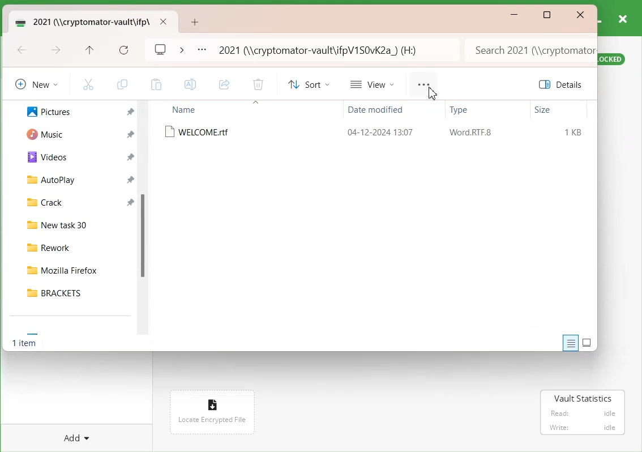 The image size is (642, 452). What do you see at coordinates (77, 22) in the screenshot?
I see `Vault Folder` at bounding box center [77, 22].